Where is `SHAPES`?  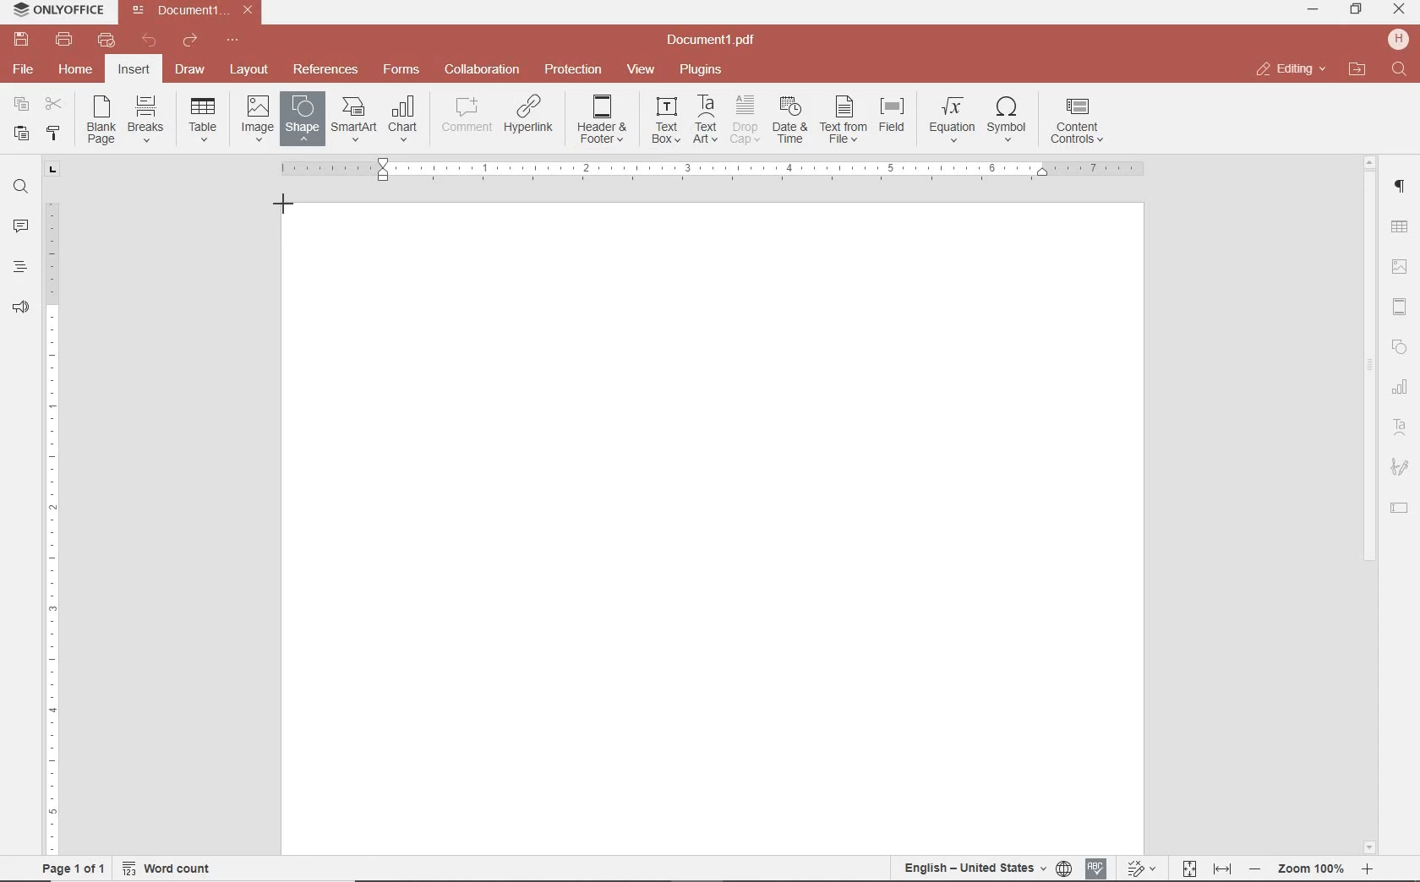
SHAPES is located at coordinates (1401, 349).